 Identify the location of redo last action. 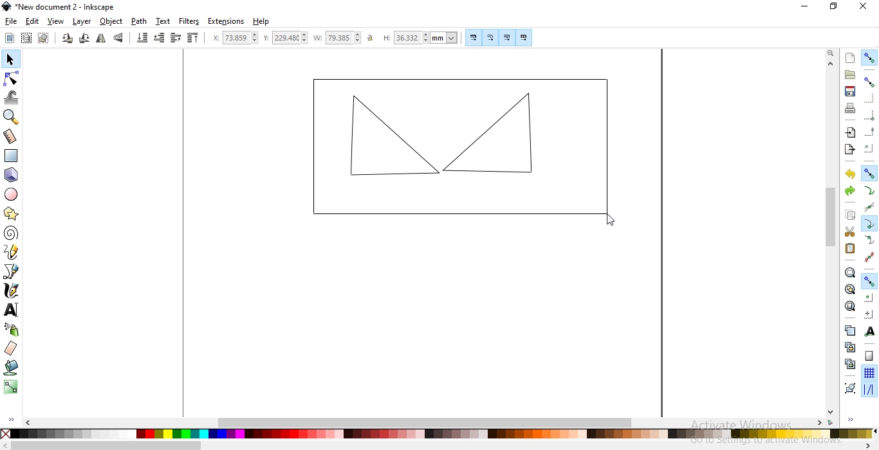
(849, 192).